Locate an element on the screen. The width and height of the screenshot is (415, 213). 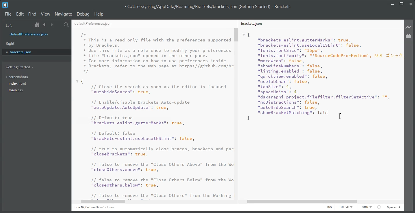
View is located at coordinates (46, 14).